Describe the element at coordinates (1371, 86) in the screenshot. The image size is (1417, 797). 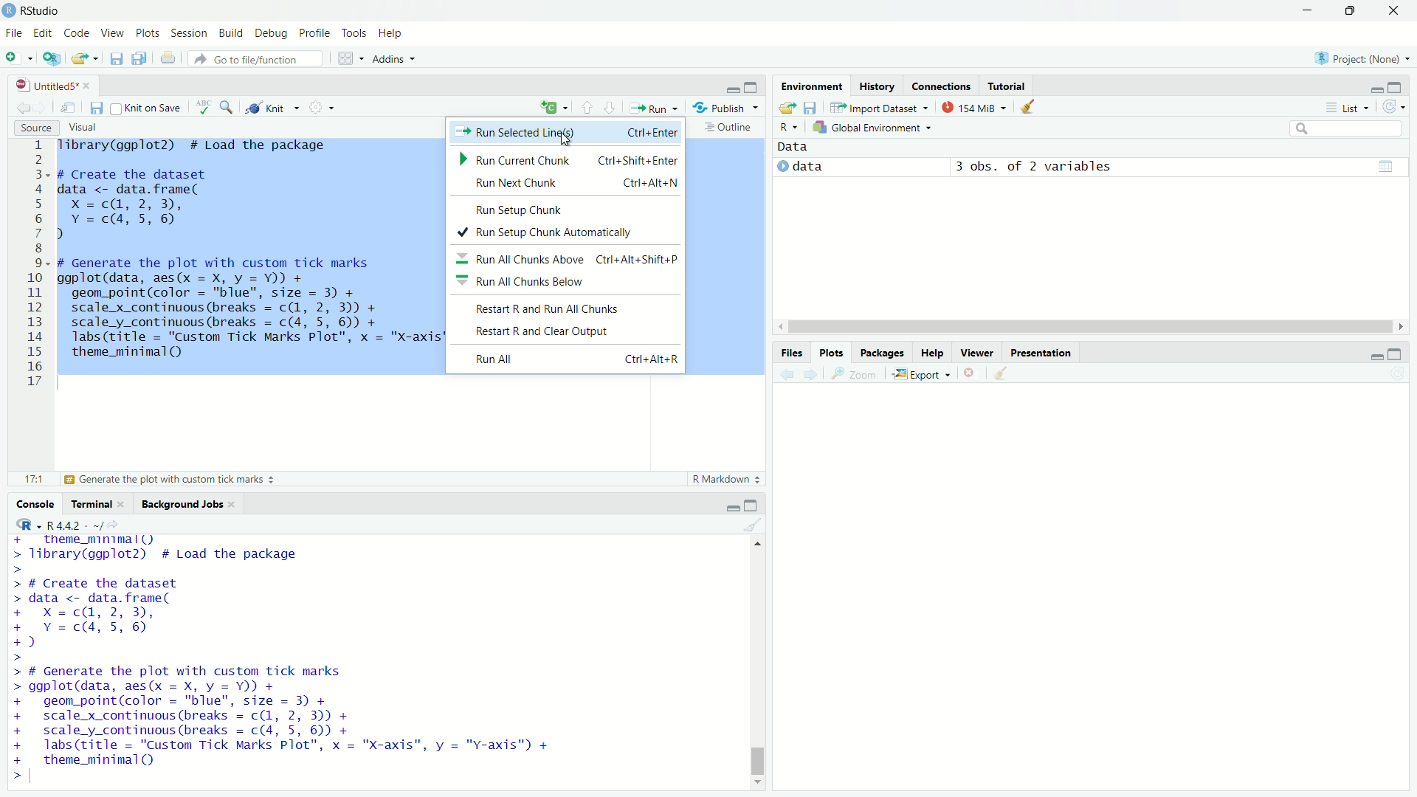
I see `minimize` at that location.